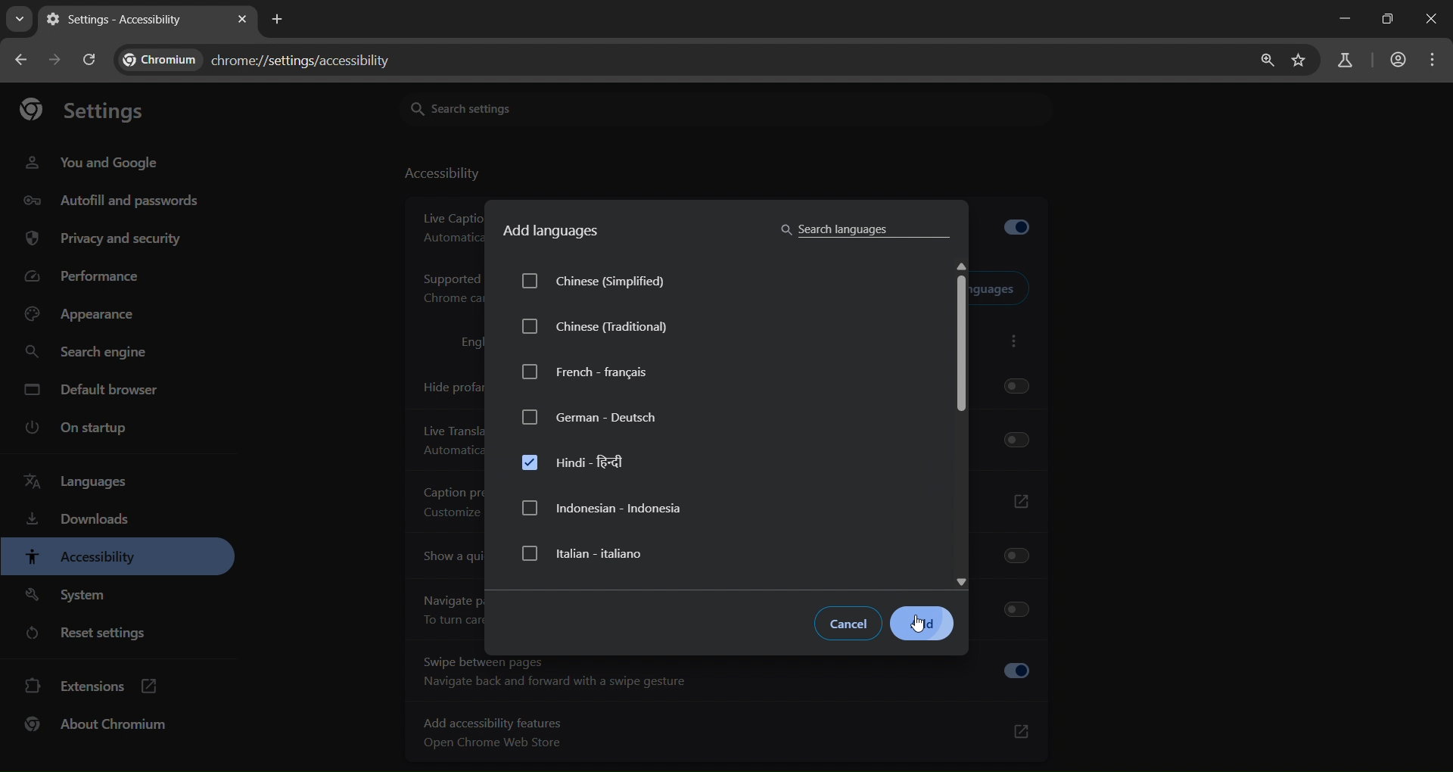 Image resolution: width=1453 pixels, height=772 pixels. I want to click on scroll down, so click(964, 579).